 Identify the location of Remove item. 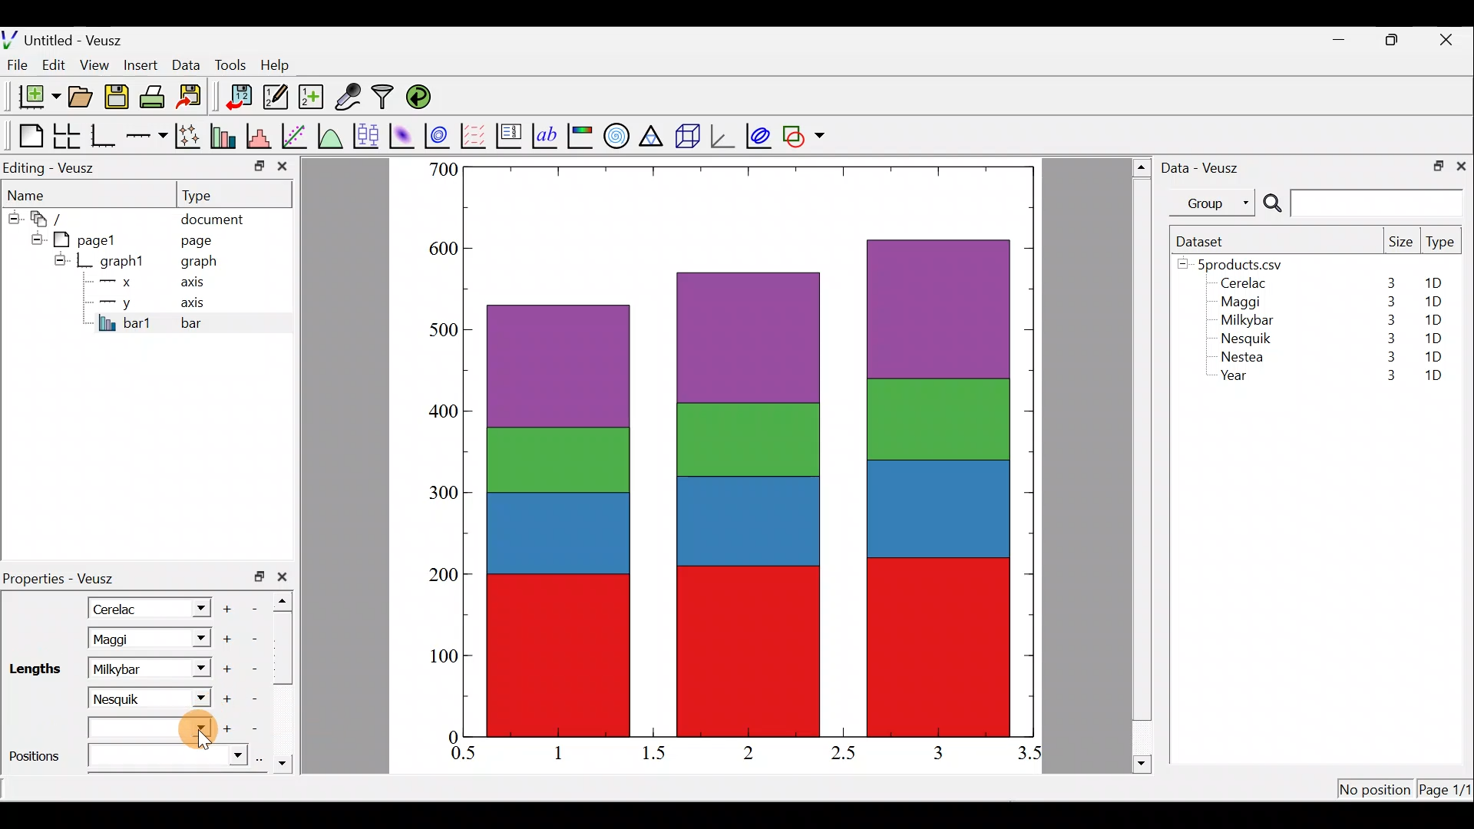
(252, 699).